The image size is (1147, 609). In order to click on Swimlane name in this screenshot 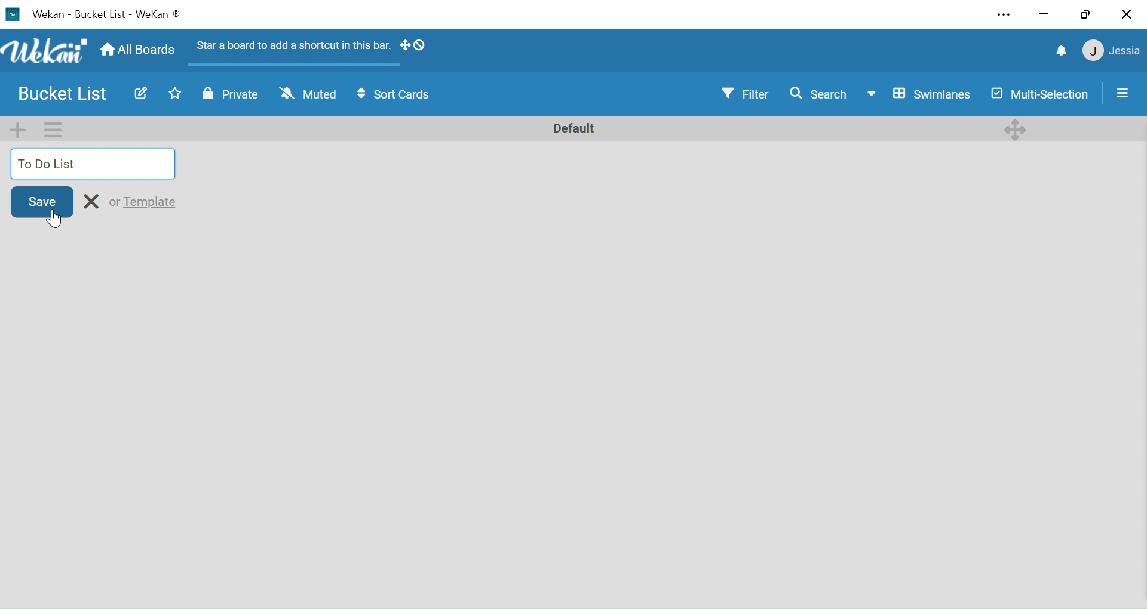, I will do `click(572, 127)`.